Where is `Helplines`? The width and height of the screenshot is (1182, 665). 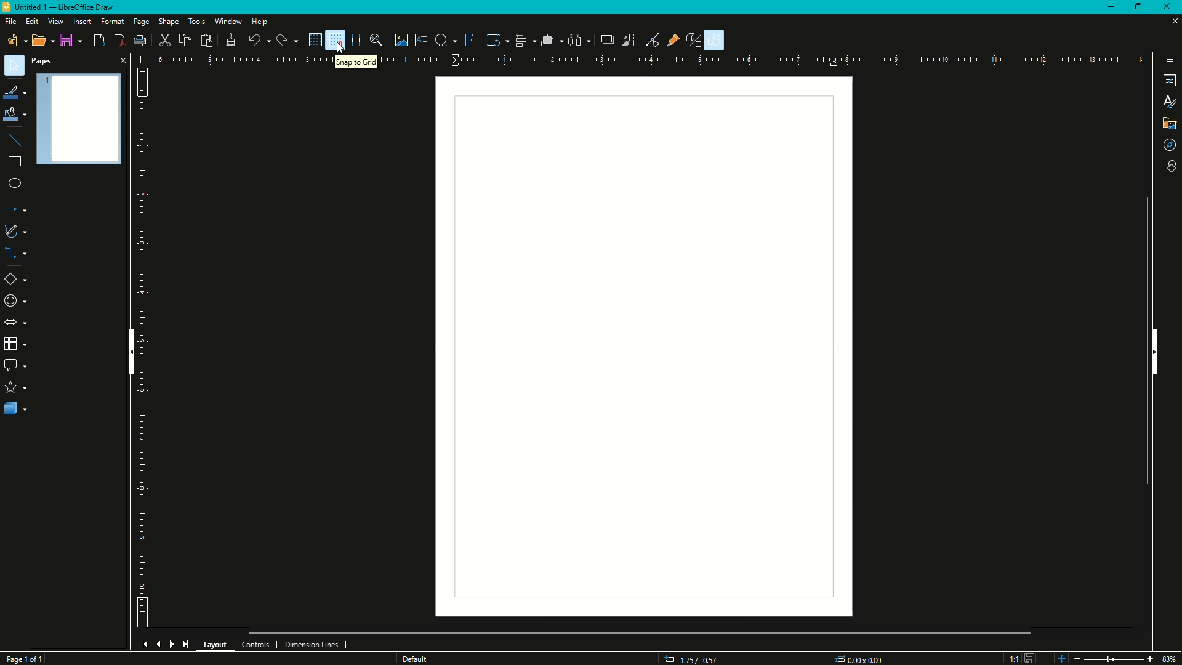
Helplines is located at coordinates (356, 40).